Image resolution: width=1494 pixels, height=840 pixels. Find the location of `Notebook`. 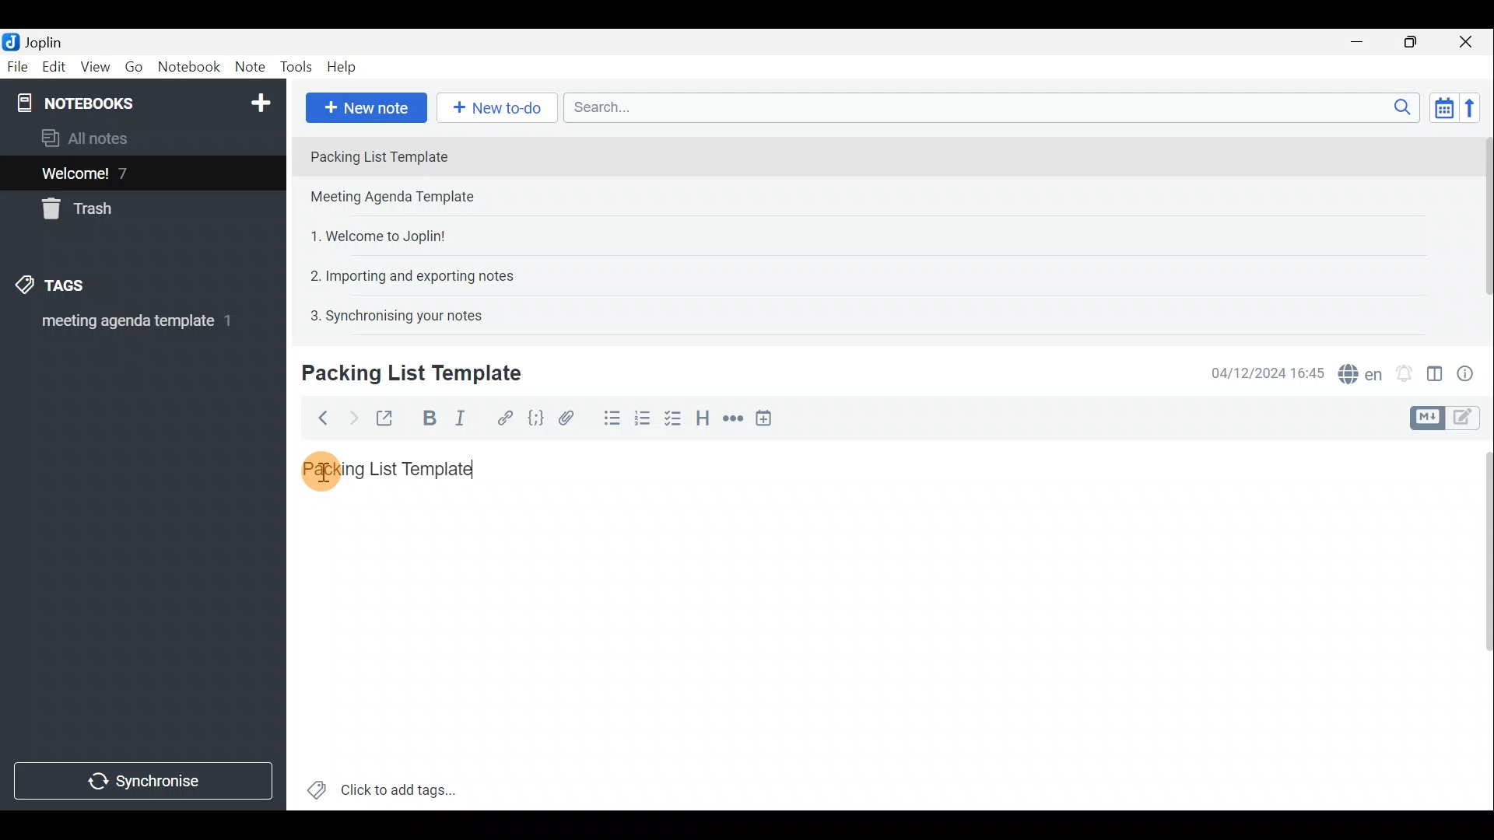

Notebook is located at coordinates (188, 69).